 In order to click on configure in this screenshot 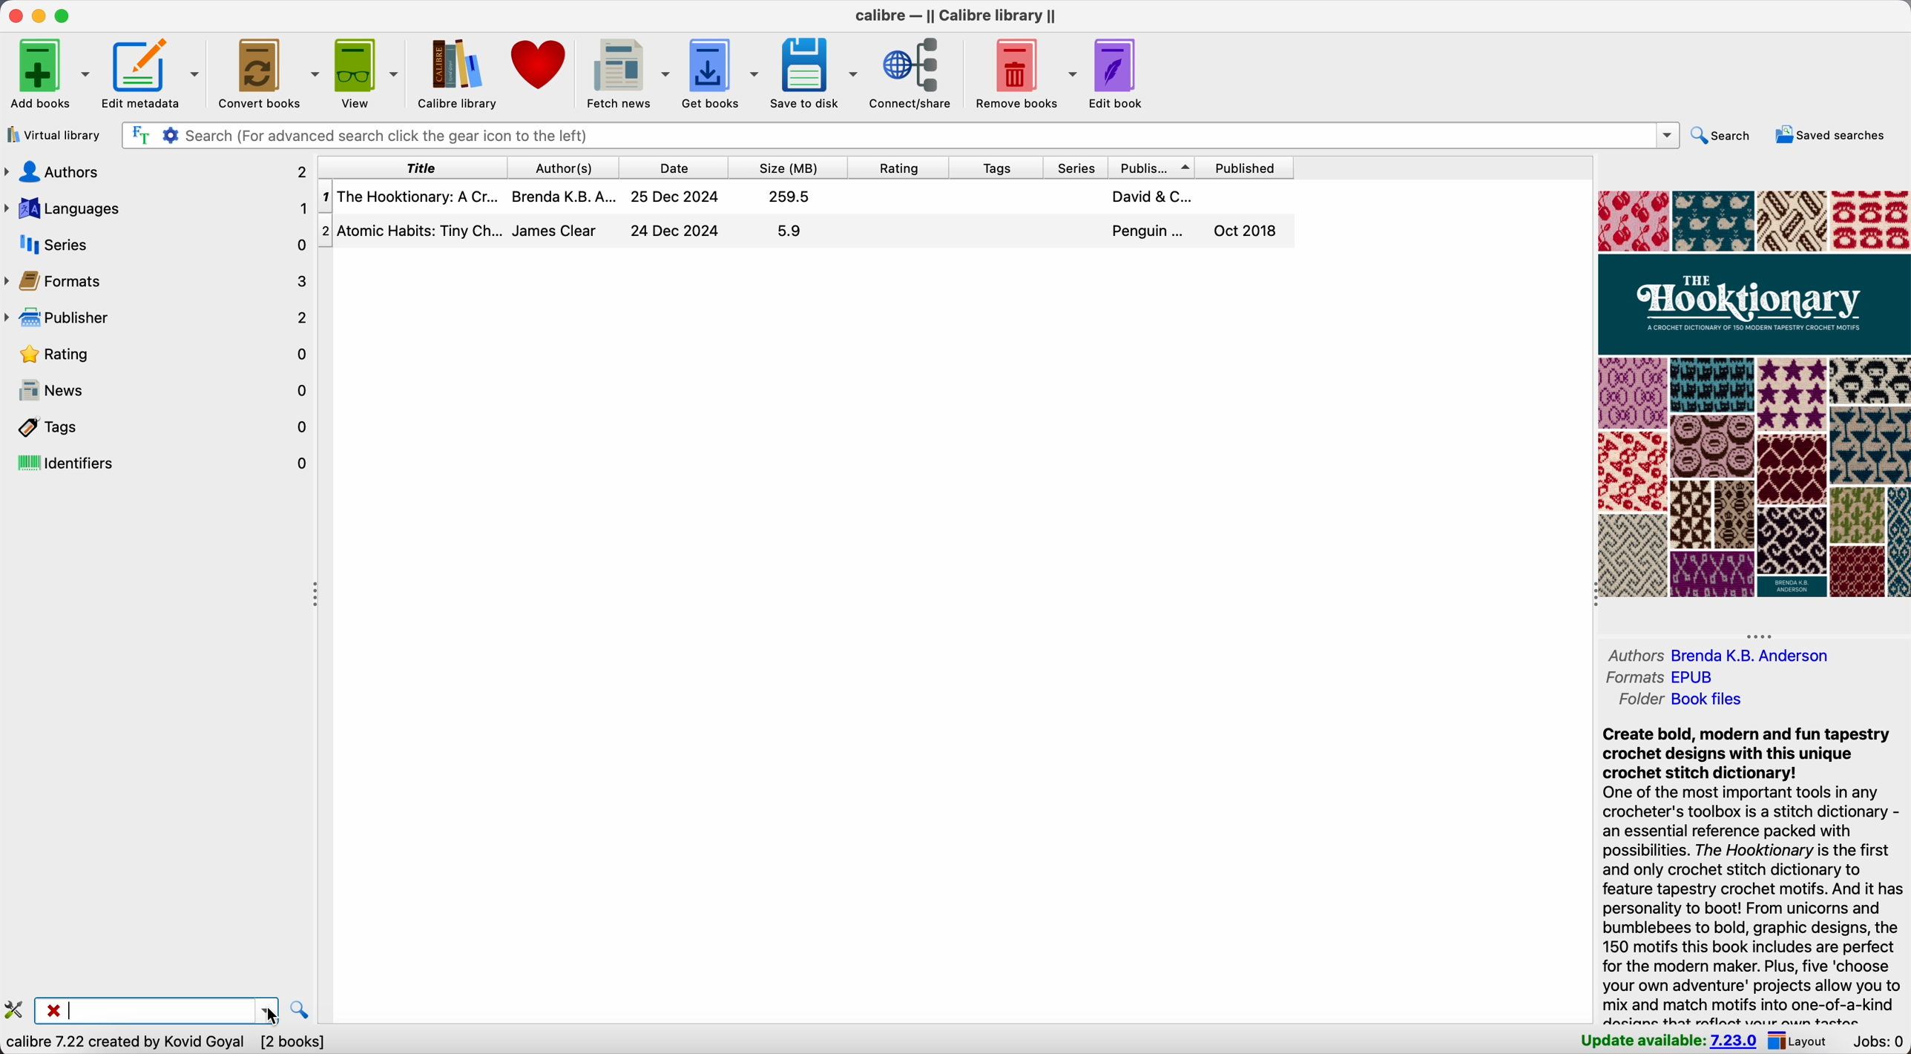, I will do `click(16, 1010)`.